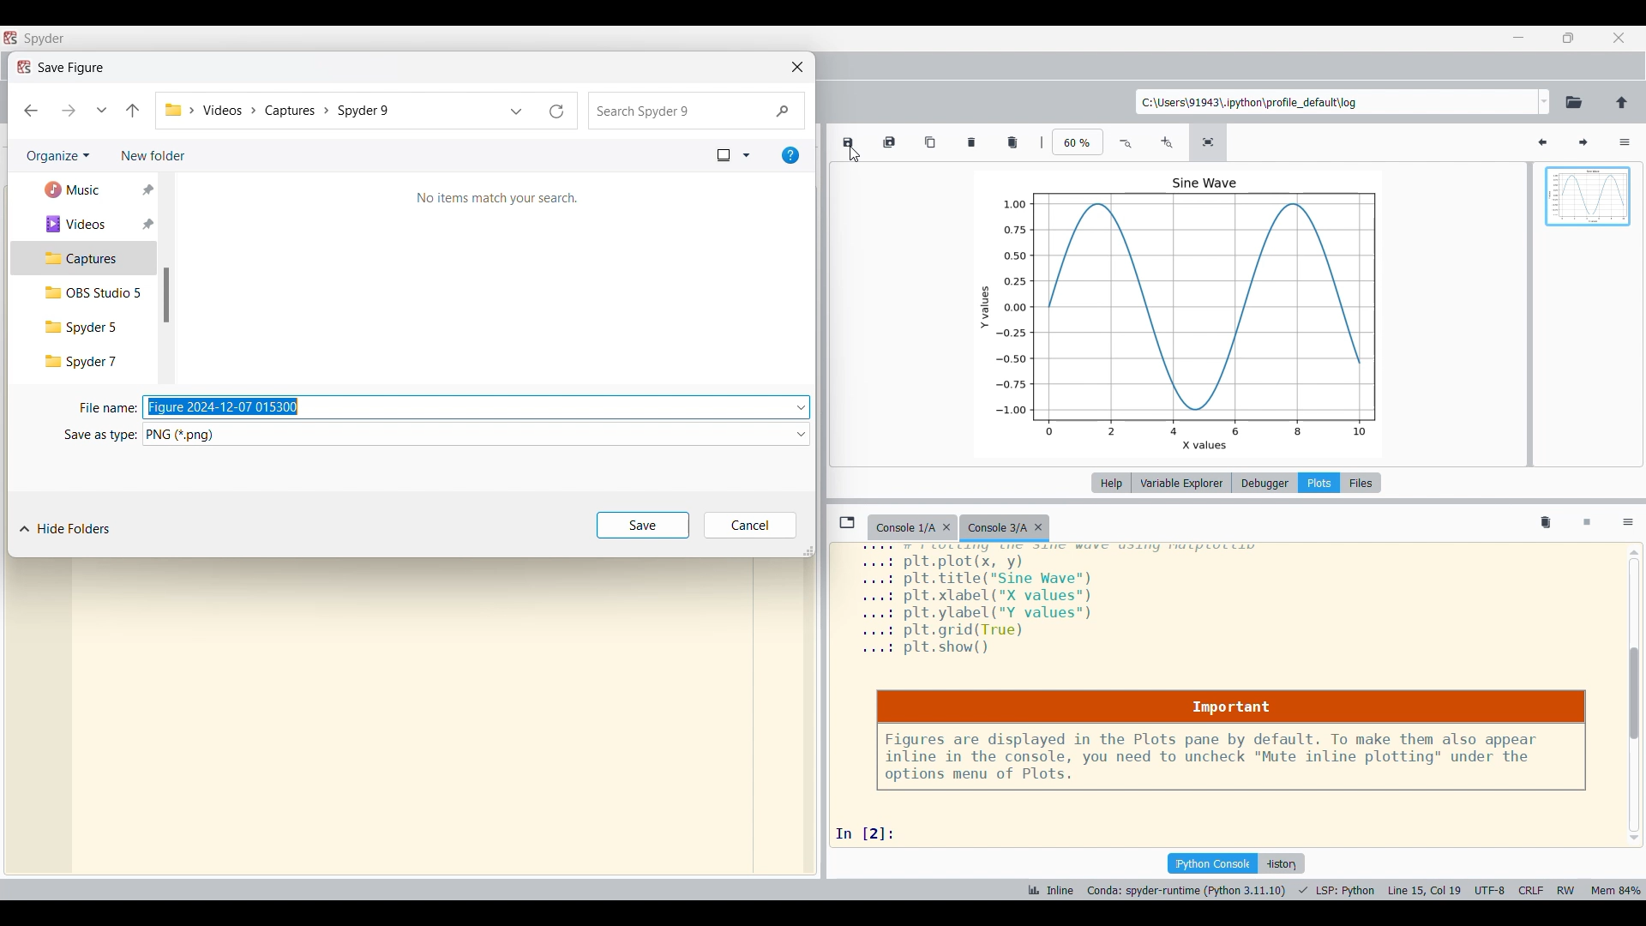 The height and width of the screenshot is (926, 1646). What do you see at coordinates (1617, 889) in the screenshot?
I see `memory` at bounding box center [1617, 889].